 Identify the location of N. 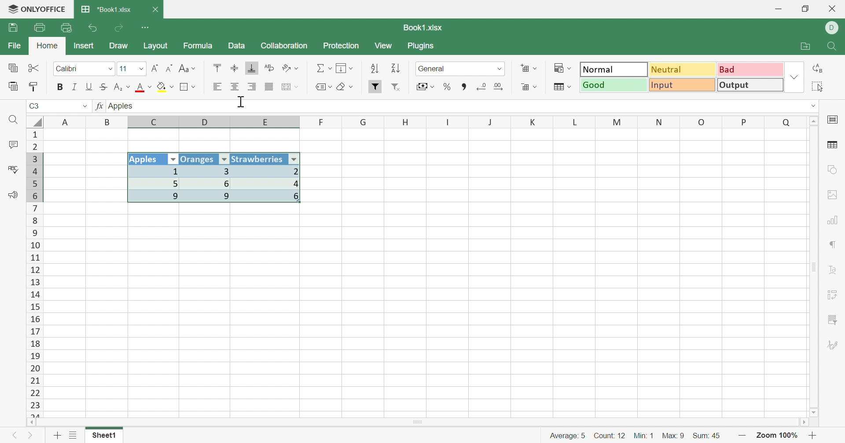
(658, 122).